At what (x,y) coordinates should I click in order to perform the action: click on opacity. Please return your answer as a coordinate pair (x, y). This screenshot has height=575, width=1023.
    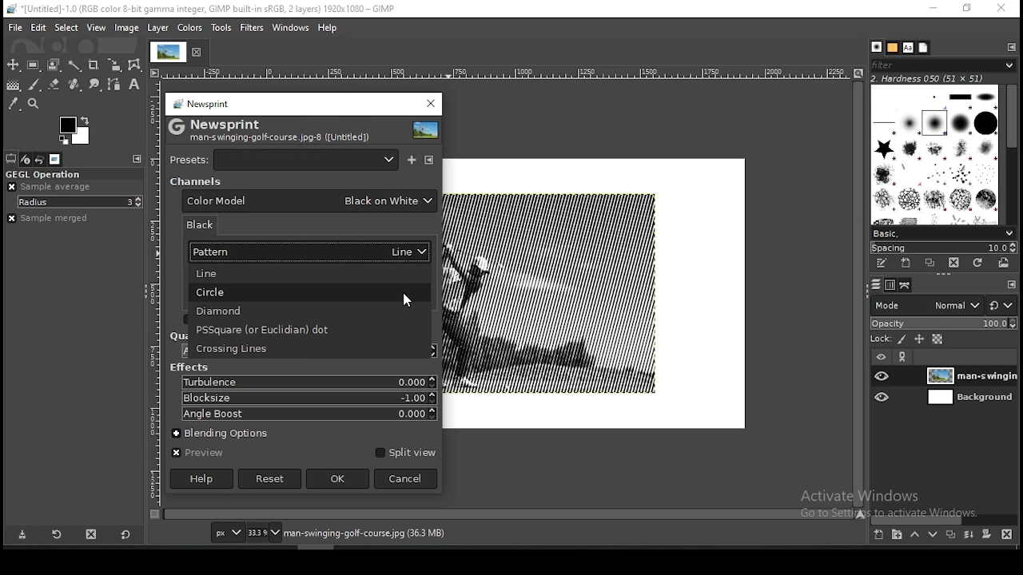
    Looking at the image, I should click on (943, 323).